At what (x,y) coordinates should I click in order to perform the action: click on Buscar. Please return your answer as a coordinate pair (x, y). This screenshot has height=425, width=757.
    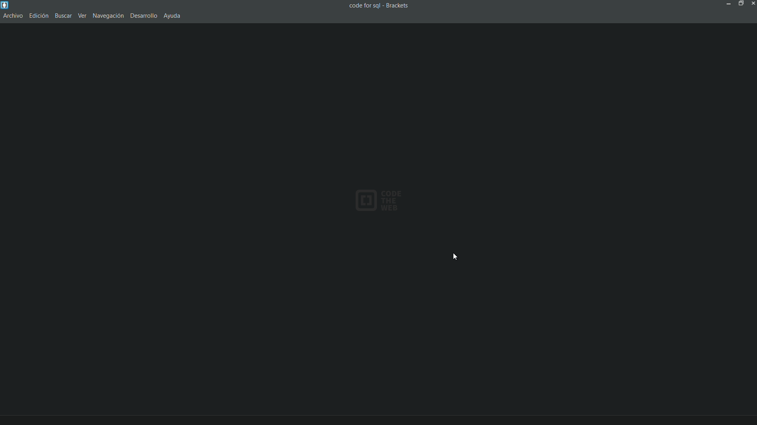
    Looking at the image, I should click on (63, 16).